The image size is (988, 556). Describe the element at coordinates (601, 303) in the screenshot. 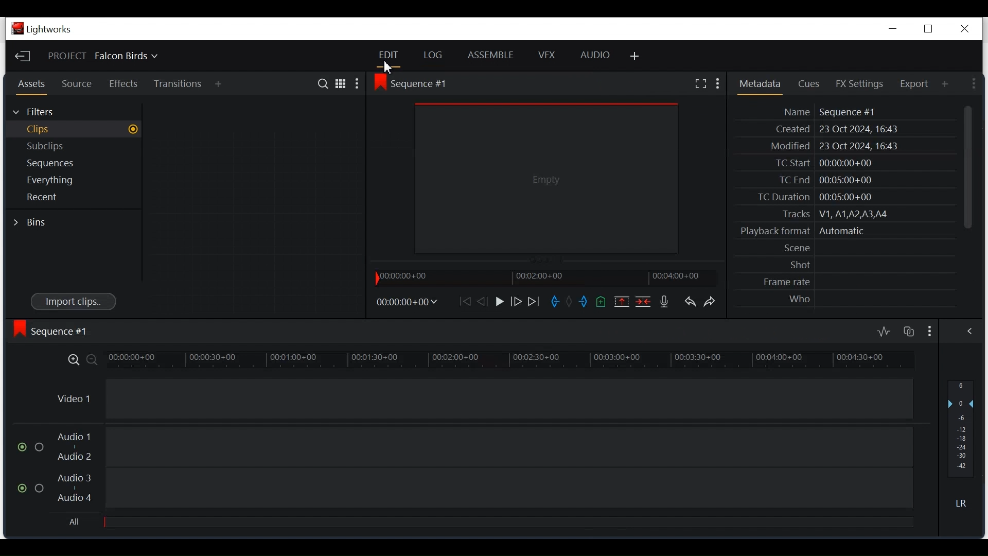

I see `Add a cue` at that location.